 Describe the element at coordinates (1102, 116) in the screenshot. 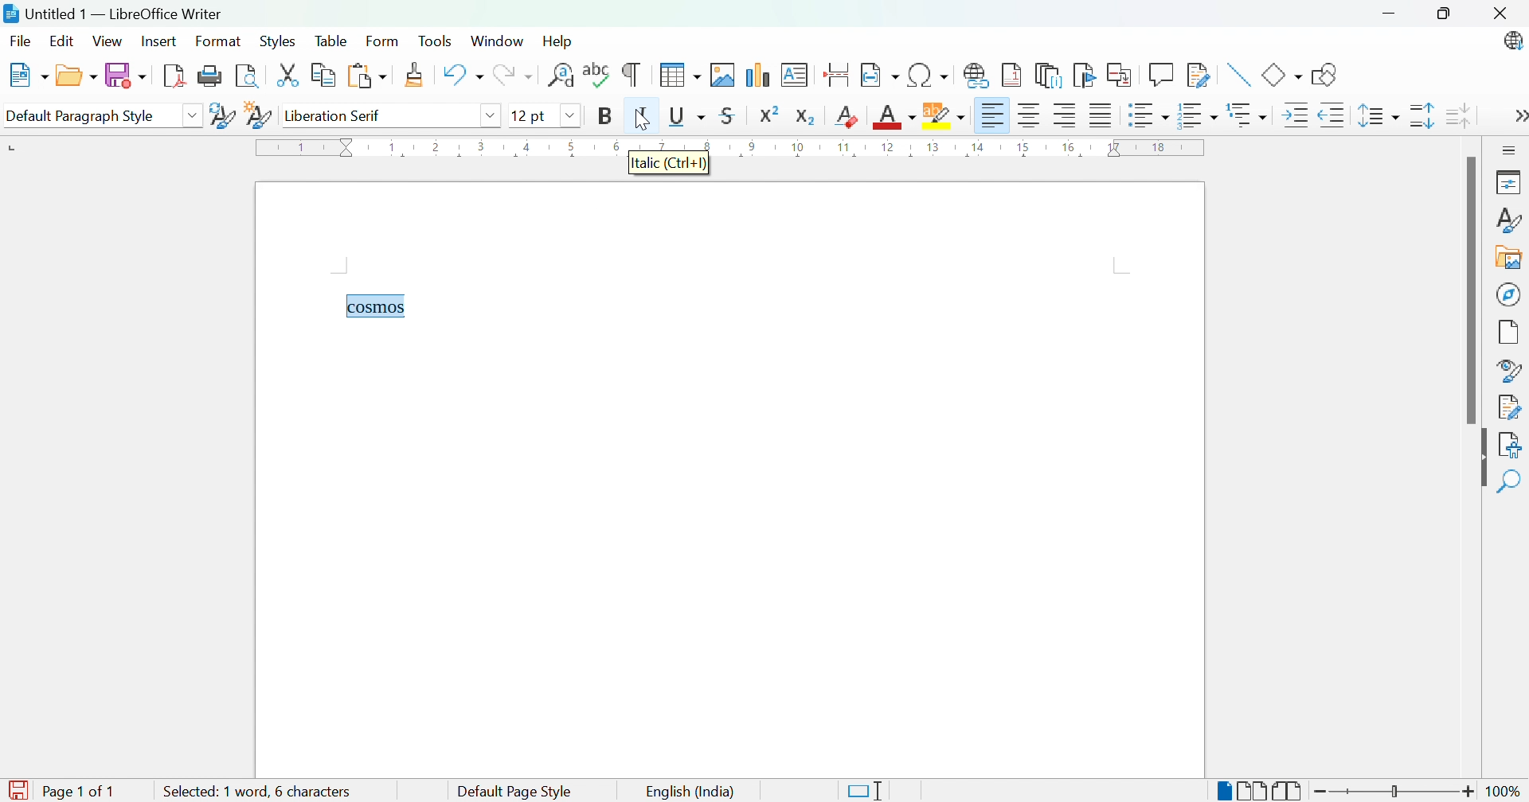

I see `Justified` at that location.